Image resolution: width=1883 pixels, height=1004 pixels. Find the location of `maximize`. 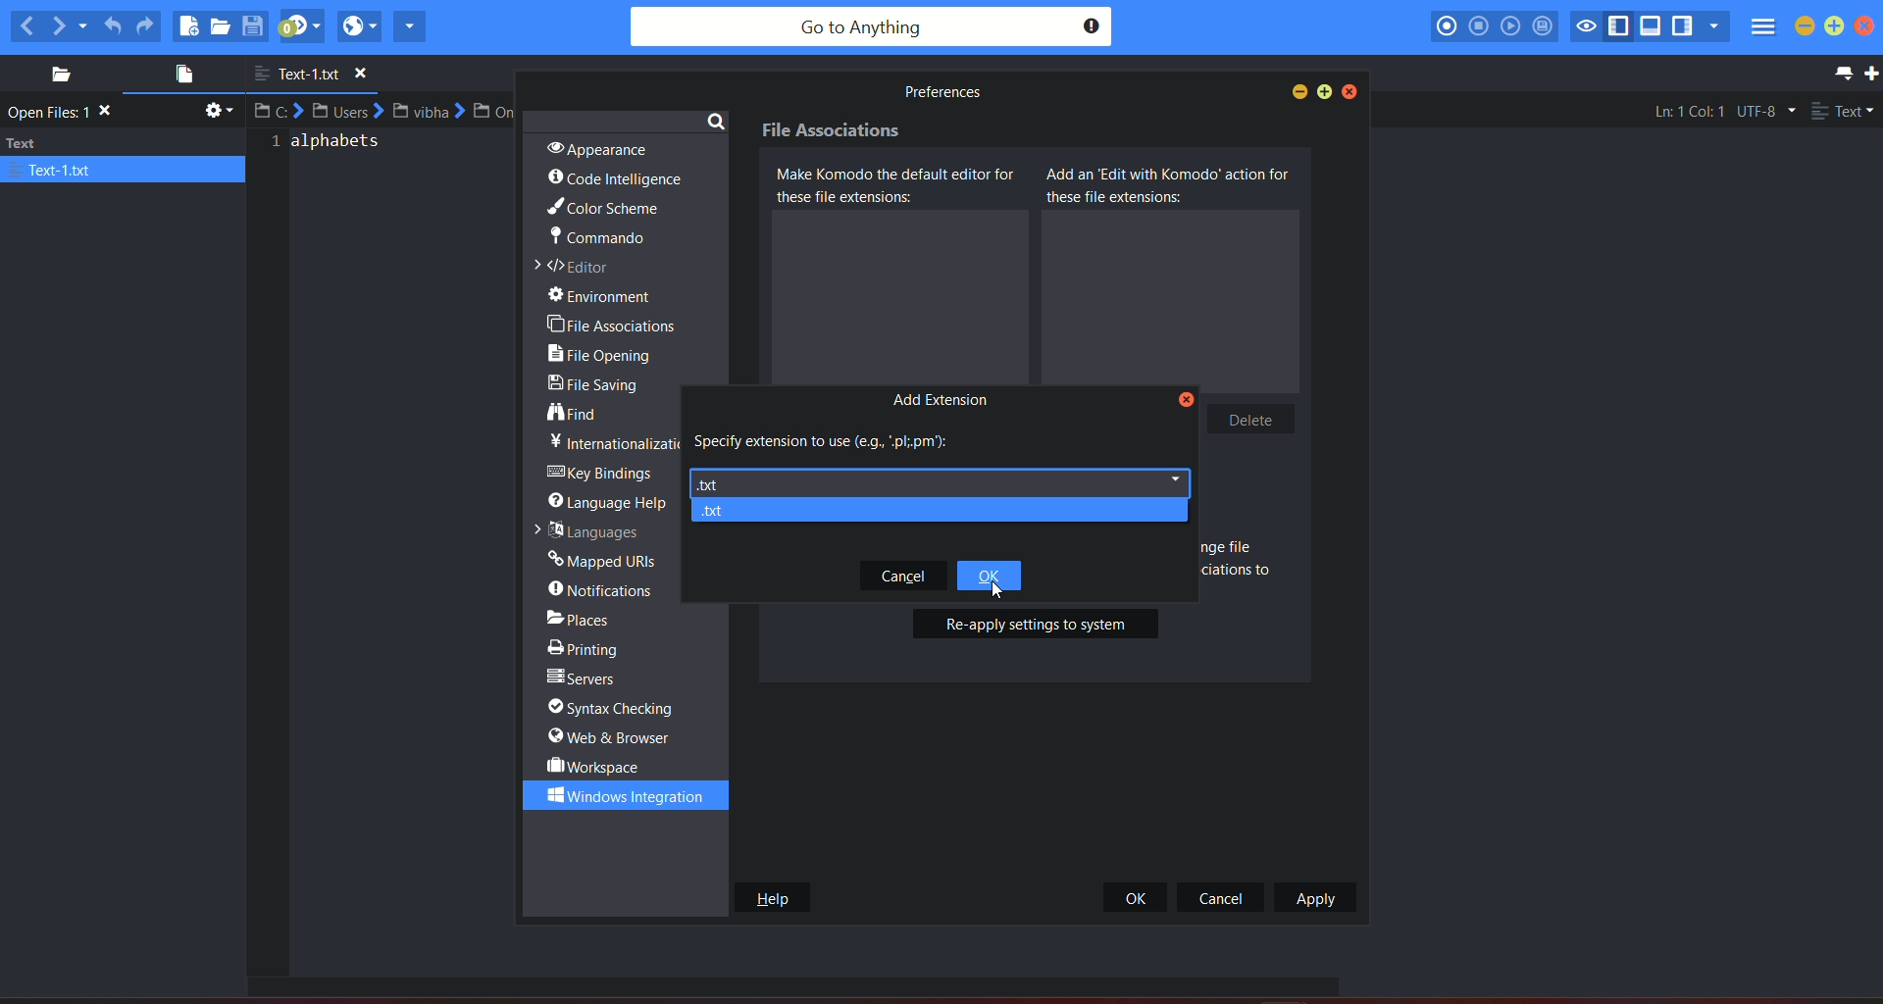

maximize is located at coordinates (1836, 25).